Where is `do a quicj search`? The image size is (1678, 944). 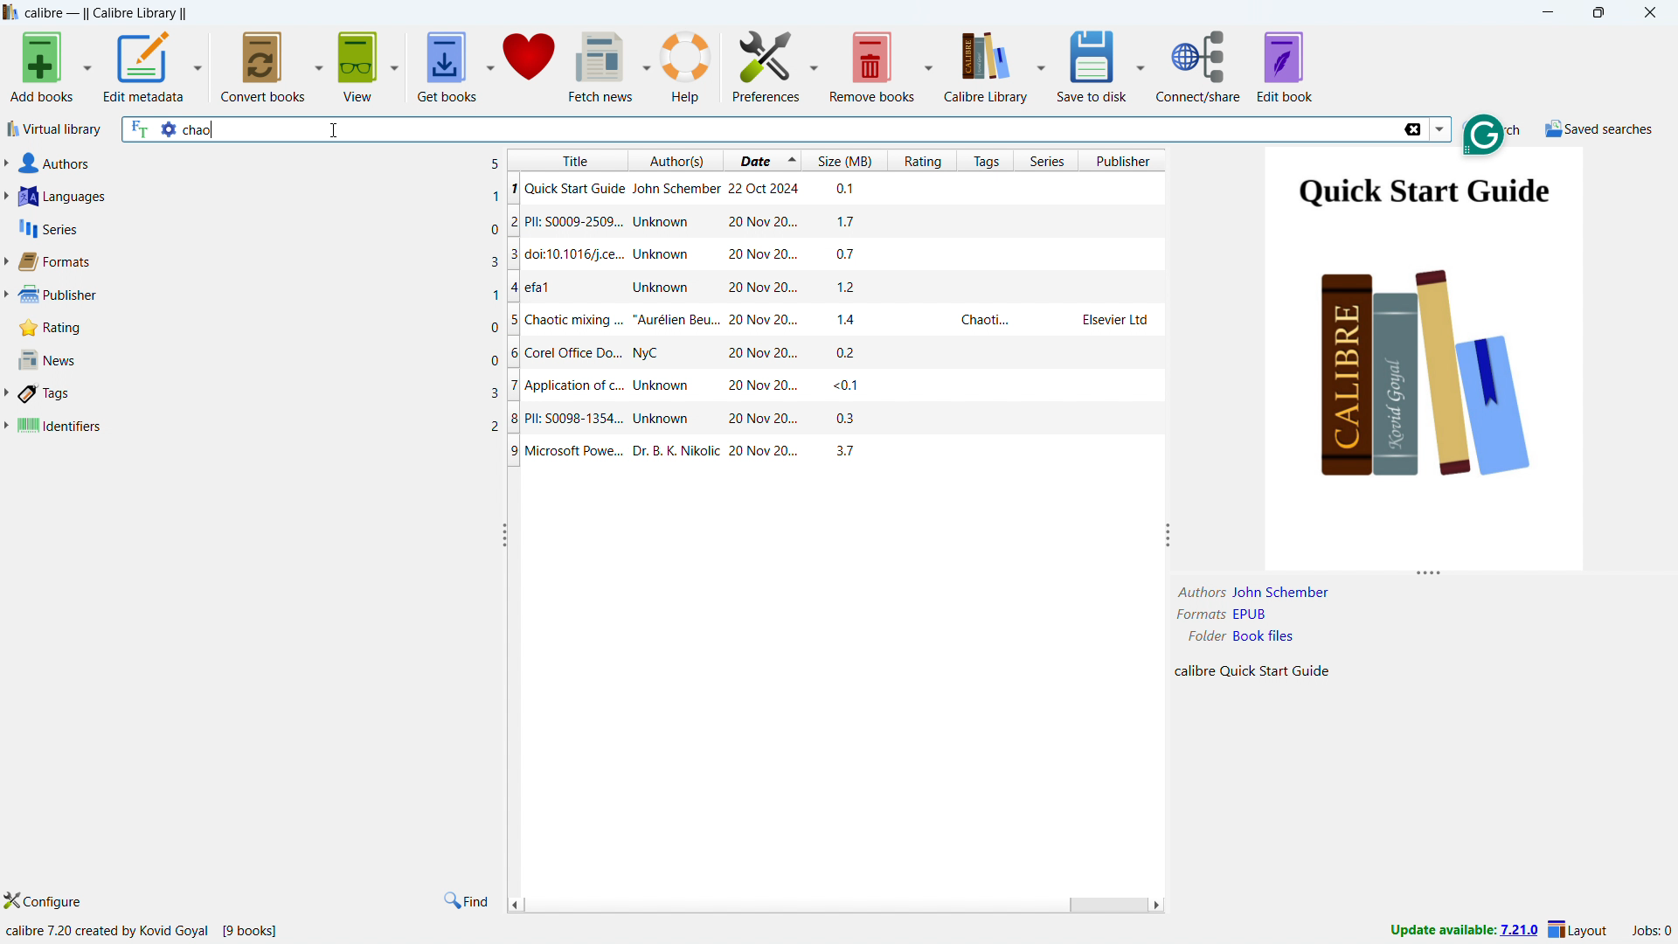
do a quicj search is located at coordinates (1493, 128).